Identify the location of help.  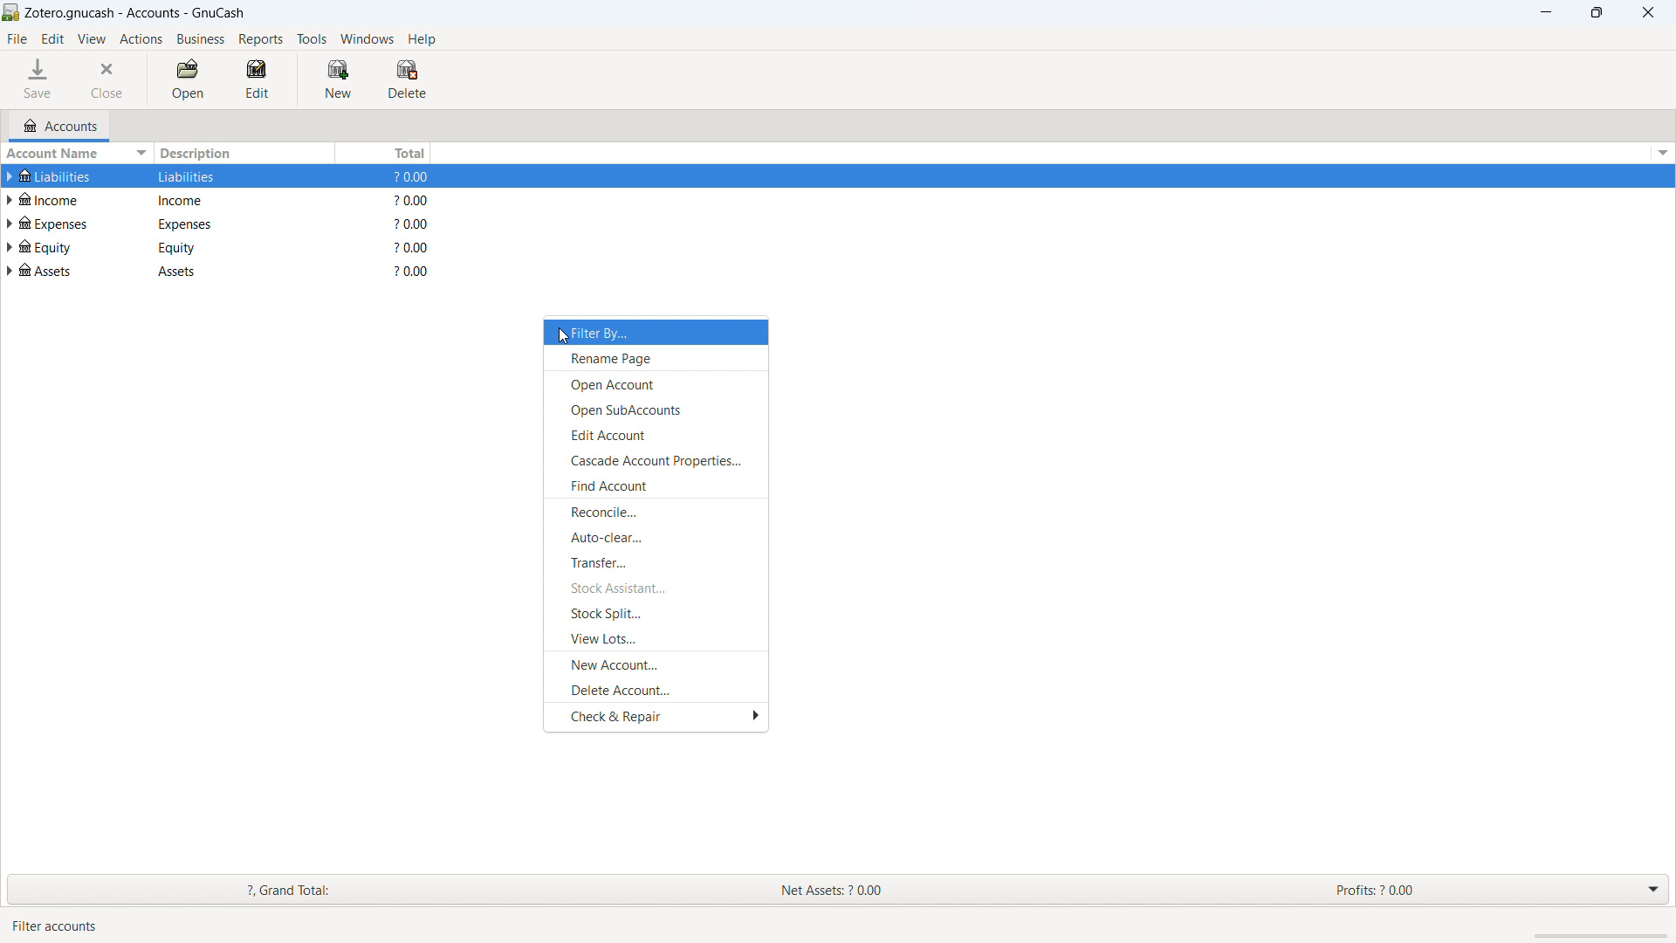
(422, 38).